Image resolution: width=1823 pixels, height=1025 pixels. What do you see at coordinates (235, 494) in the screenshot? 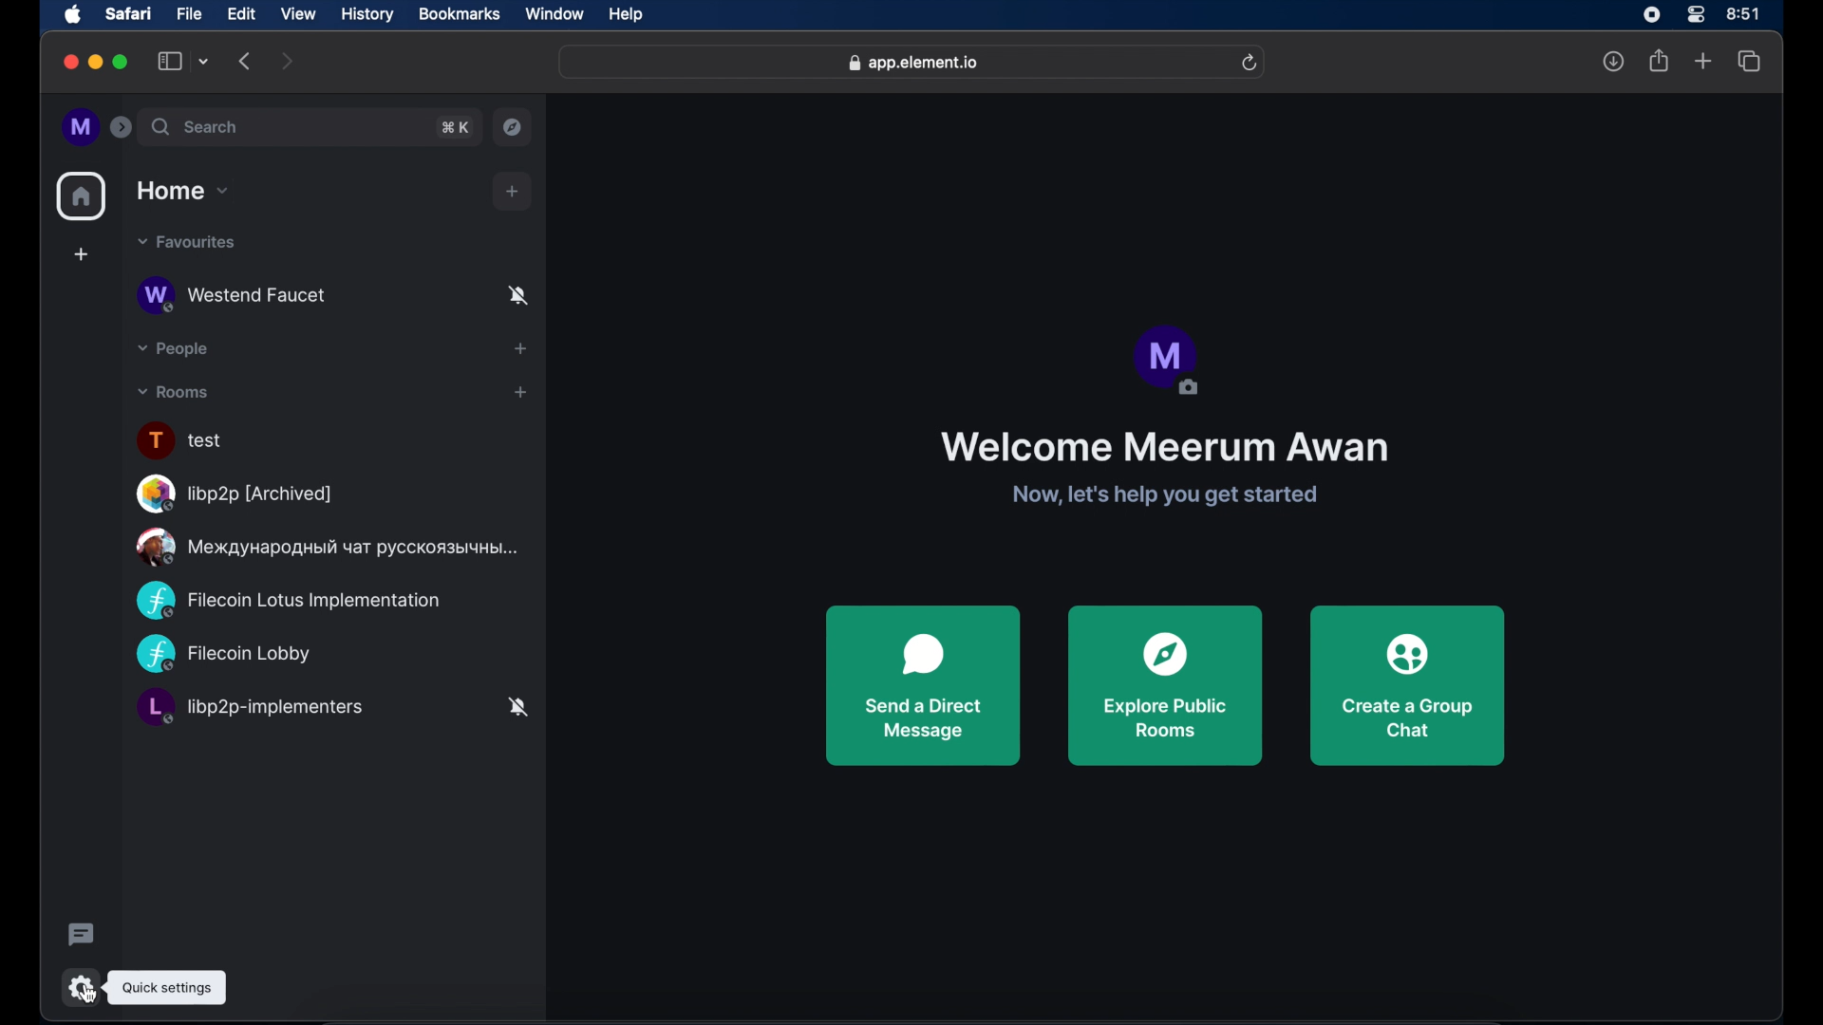
I see `libp2p [Archived]` at bounding box center [235, 494].